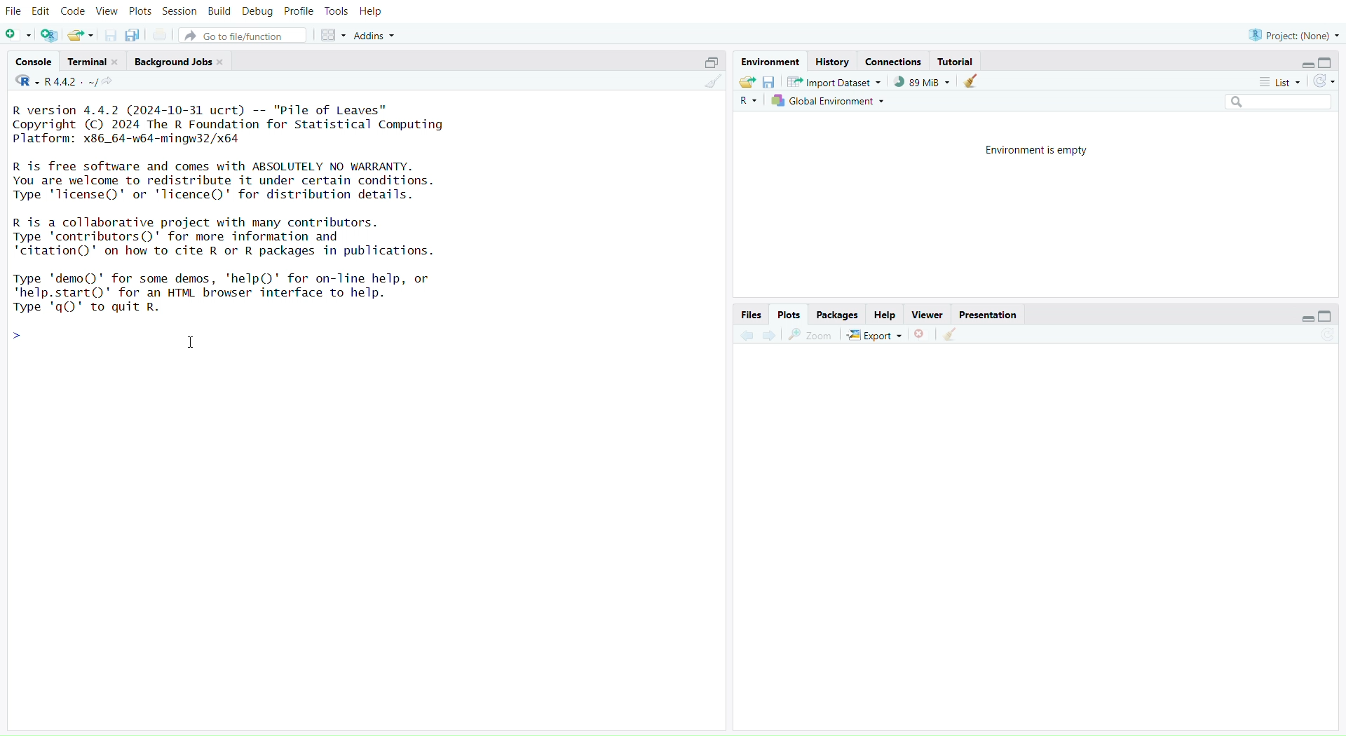 The width and height of the screenshot is (1346, 736). What do you see at coordinates (1279, 81) in the screenshot?
I see `List` at bounding box center [1279, 81].